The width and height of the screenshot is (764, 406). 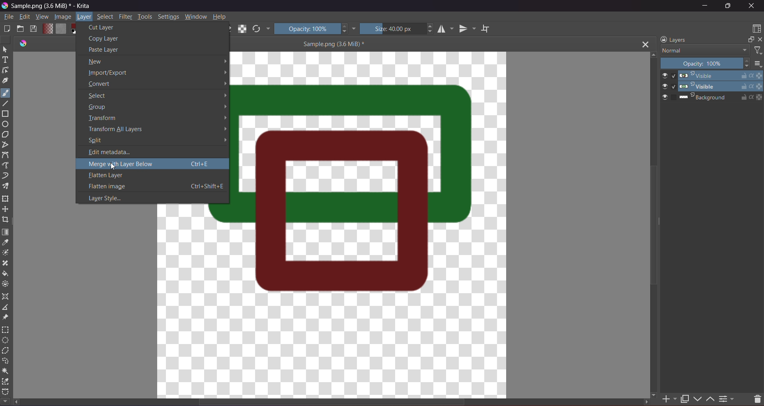 I want to click on Fill Color, so click(x=60, y=28).